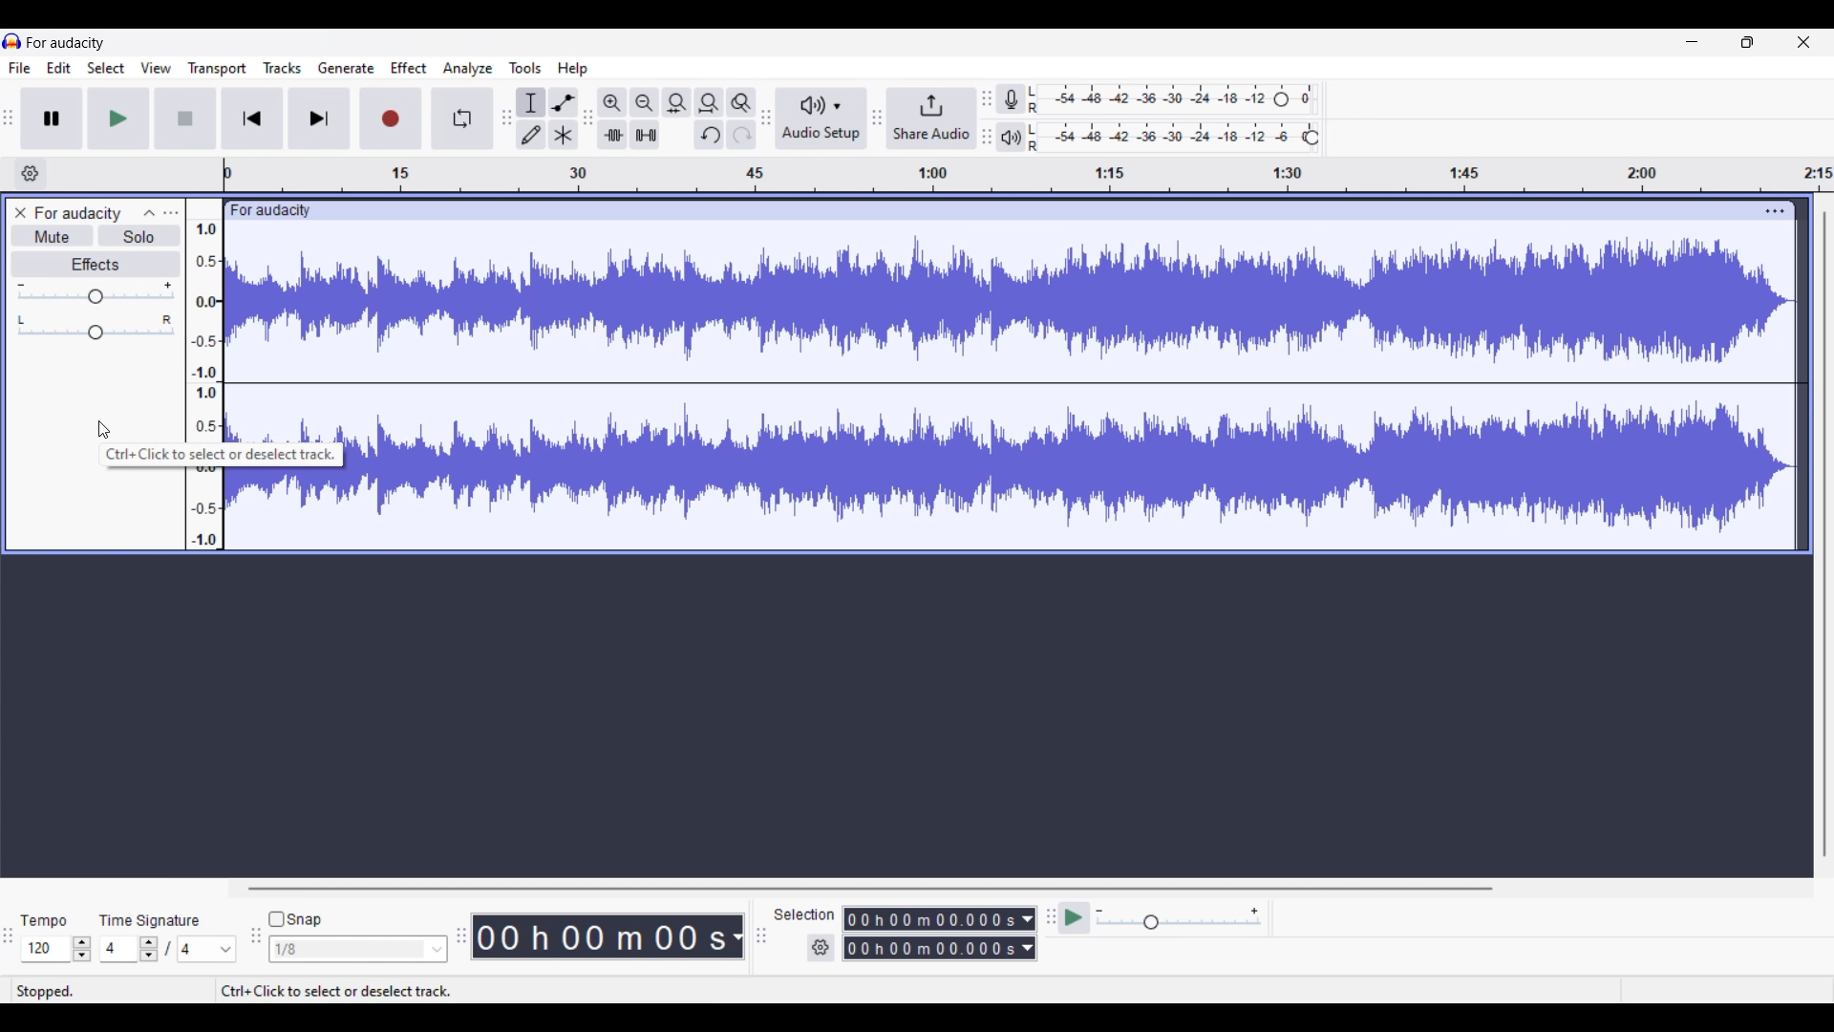  What do you see at coordinates (45, 921) in the screenshot?
I see `Indicates Tempo settings` at bounding box center [45, 921].